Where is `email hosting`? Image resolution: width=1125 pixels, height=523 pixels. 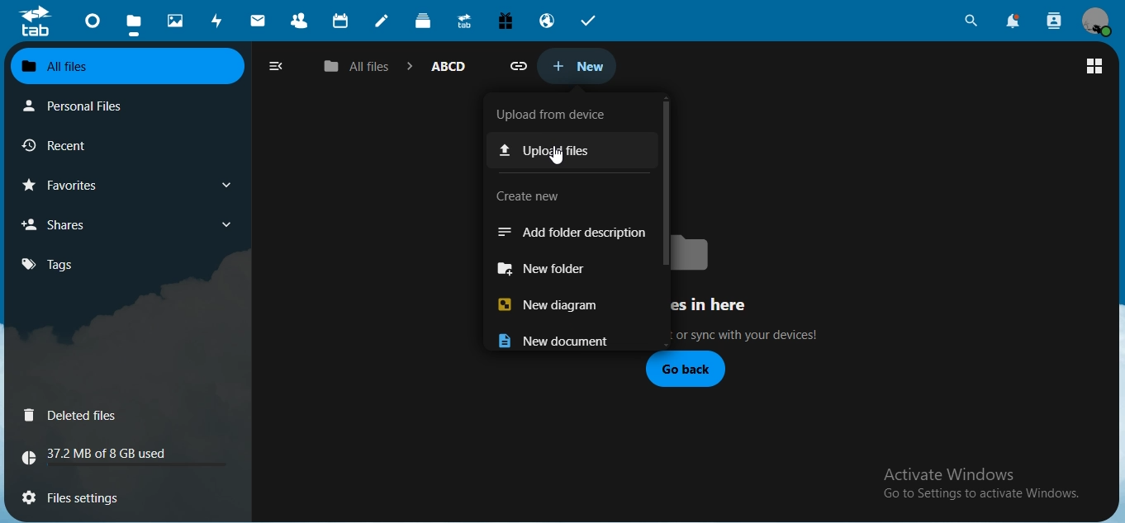
email hosting is located at coordinates (548, 22).